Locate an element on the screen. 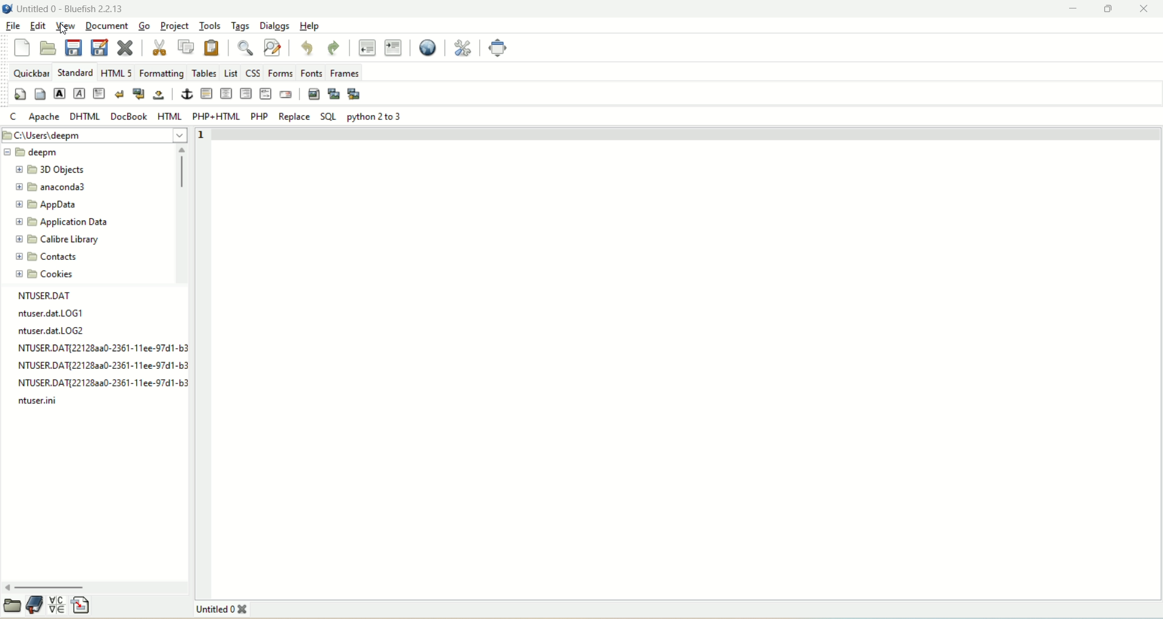 This screenshot has width=1163, height=619. right justify is located at coordinates (246, 93).